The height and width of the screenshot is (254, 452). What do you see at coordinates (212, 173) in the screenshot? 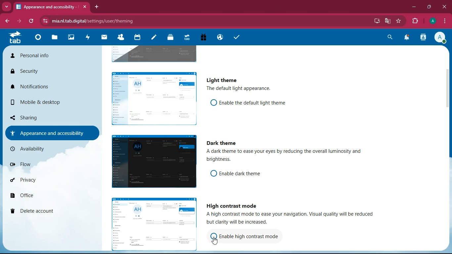
I see `on/off button` at bounding box center [212, 173].